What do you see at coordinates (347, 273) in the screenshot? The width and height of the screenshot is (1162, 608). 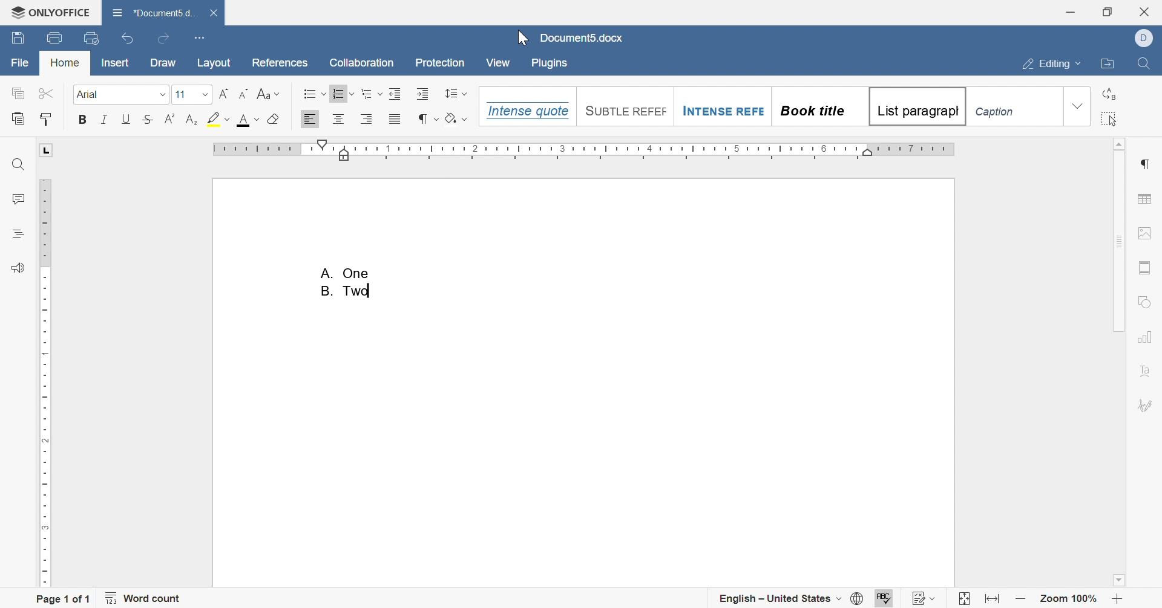 I see `a) One` at bounding box center [347, 273].